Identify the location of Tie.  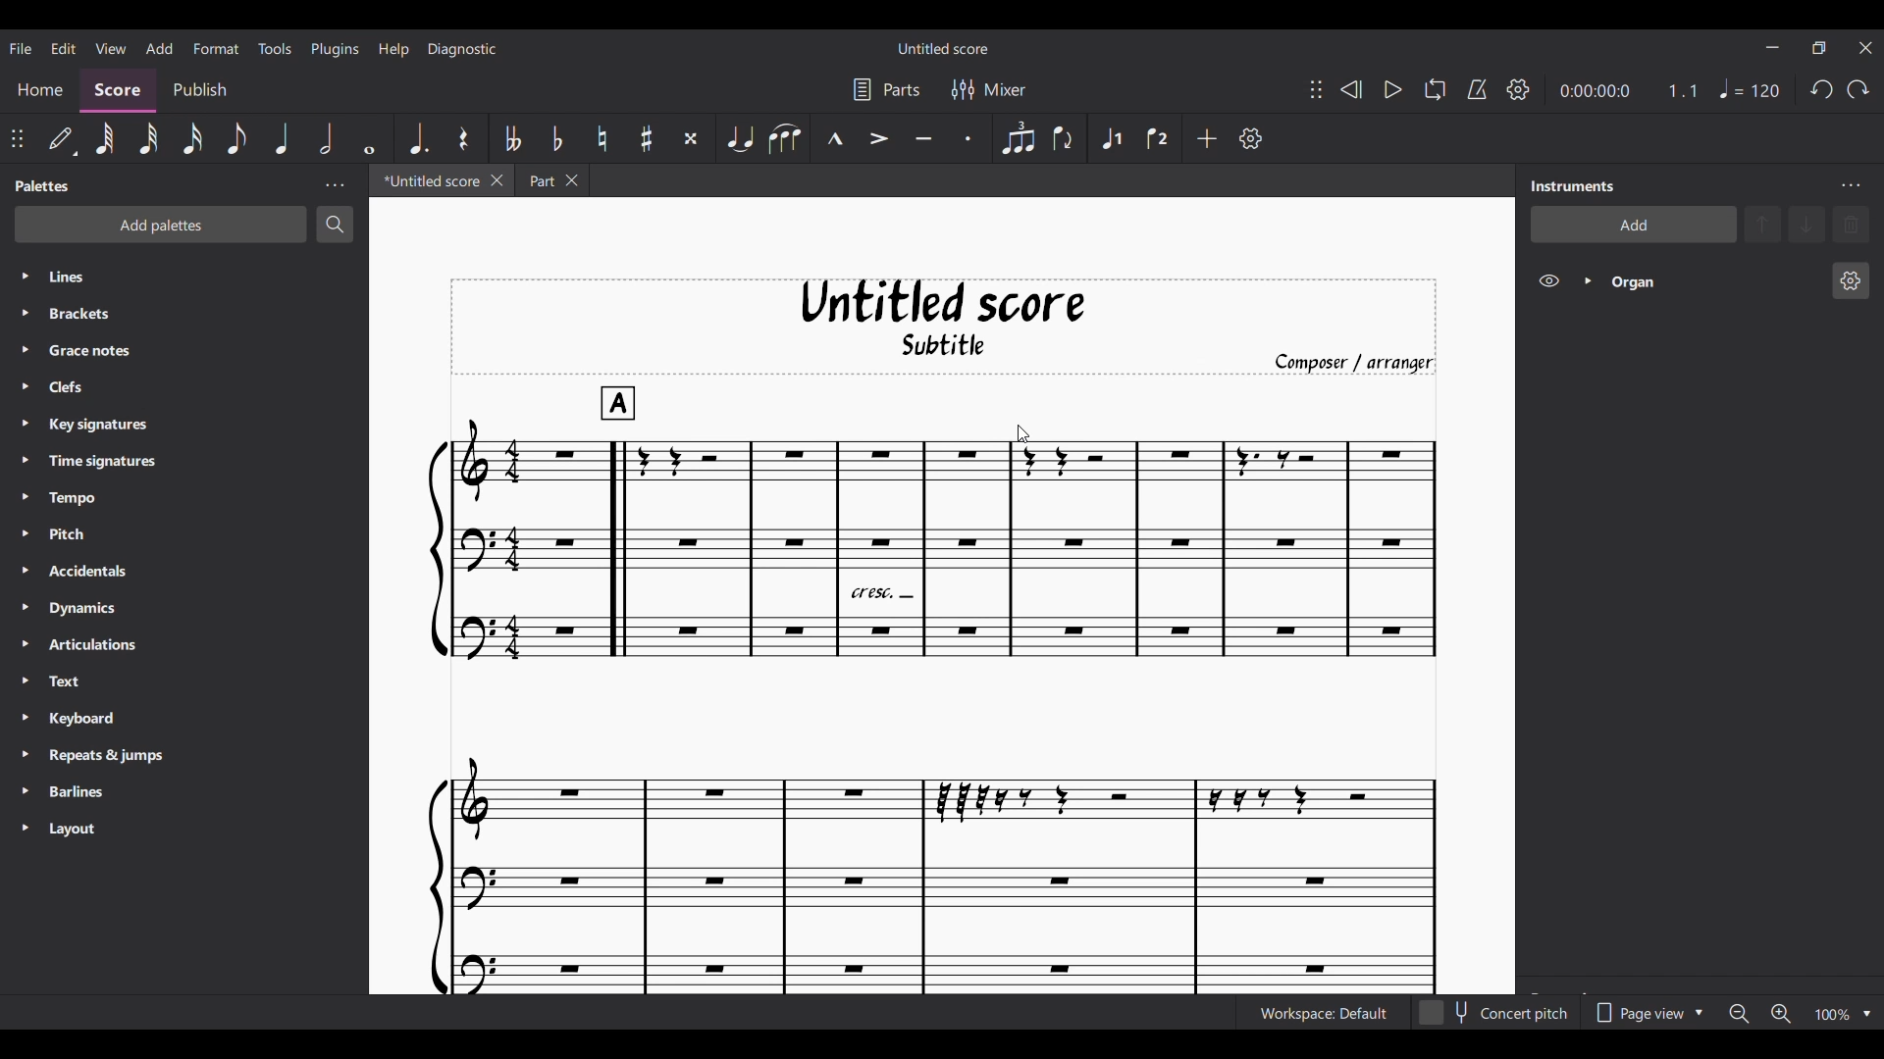
(740, 138).